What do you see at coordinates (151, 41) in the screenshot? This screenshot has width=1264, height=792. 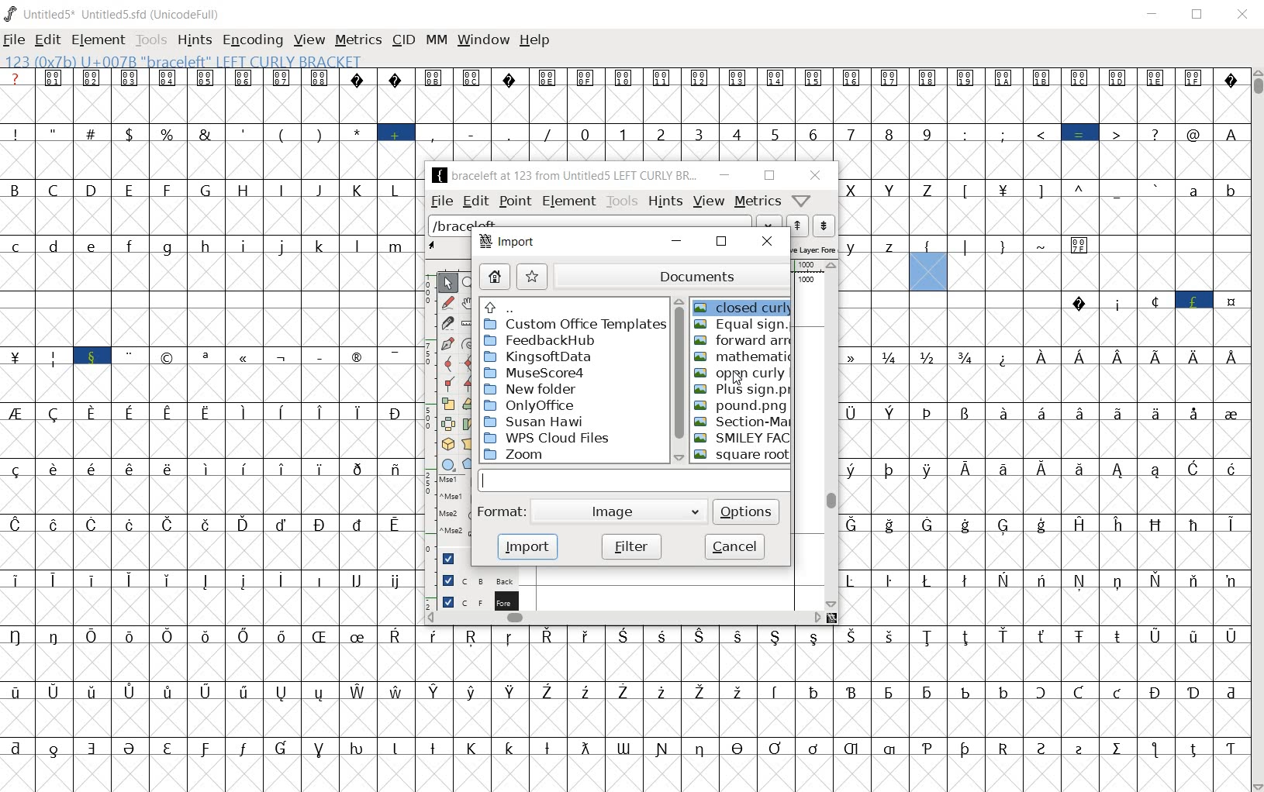 I see `tools` at bounding box center [151, 41].